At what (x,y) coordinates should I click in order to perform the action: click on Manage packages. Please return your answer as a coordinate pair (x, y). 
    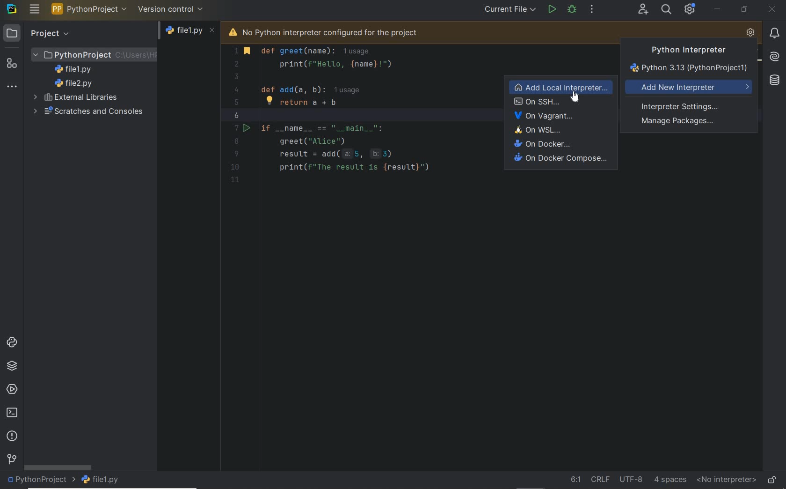
    Looking at the image, I should click on (679, 122).